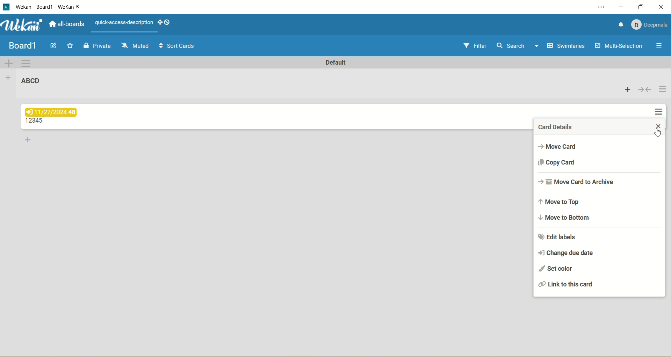 The image size is (671, 357). What do you see at coordinates (179, 46) in the screenshot?
I see `sort cards` at bounding box center [179, 46].